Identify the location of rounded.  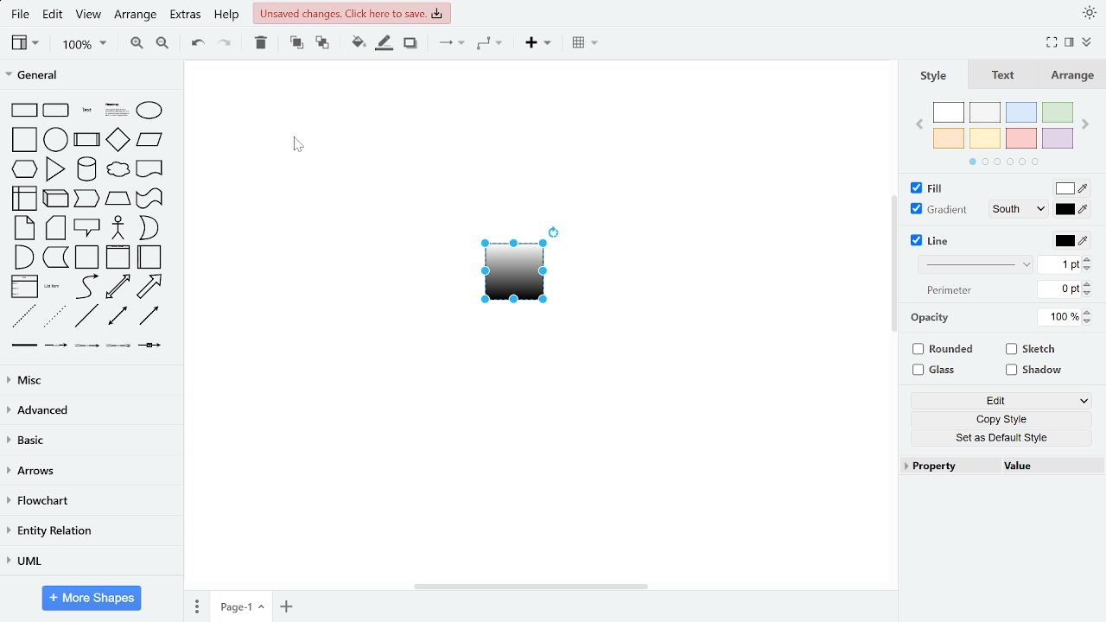
(944, 350).